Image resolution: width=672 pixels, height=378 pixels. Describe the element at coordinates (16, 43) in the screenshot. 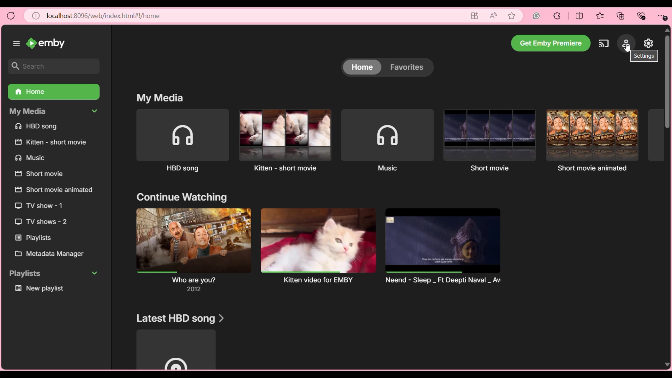

I see `Show/Hide left panel` at that location.